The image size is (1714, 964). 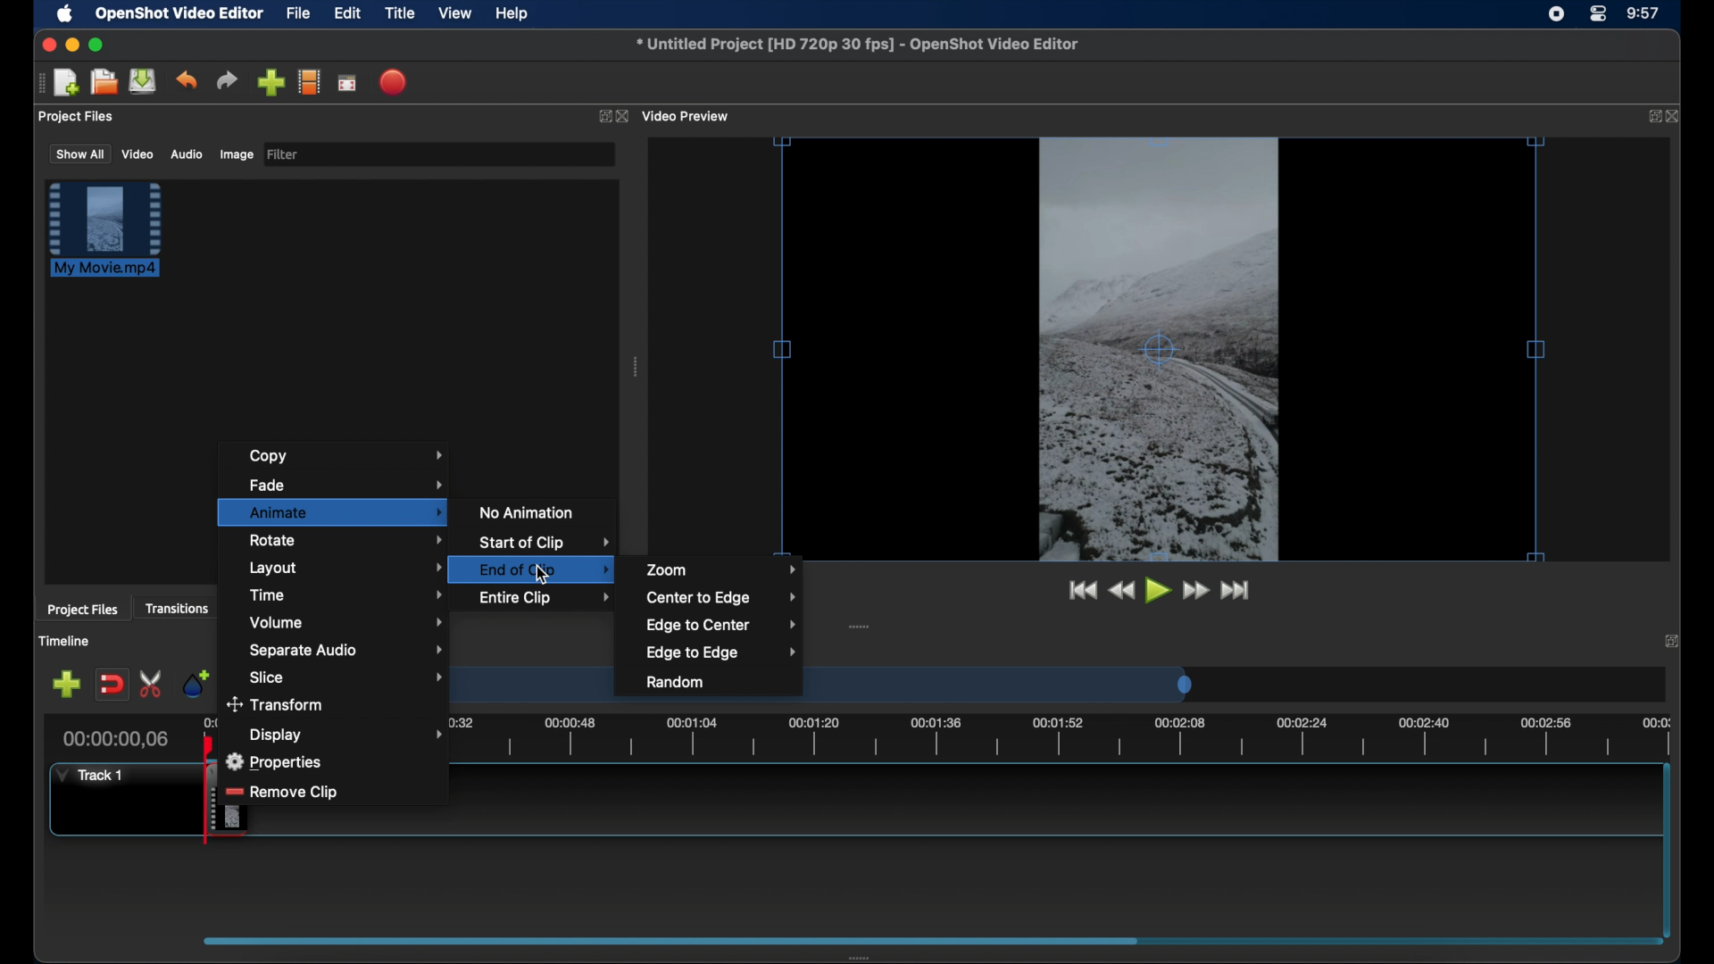 I want to click on audio, so click(x=186, y=154).